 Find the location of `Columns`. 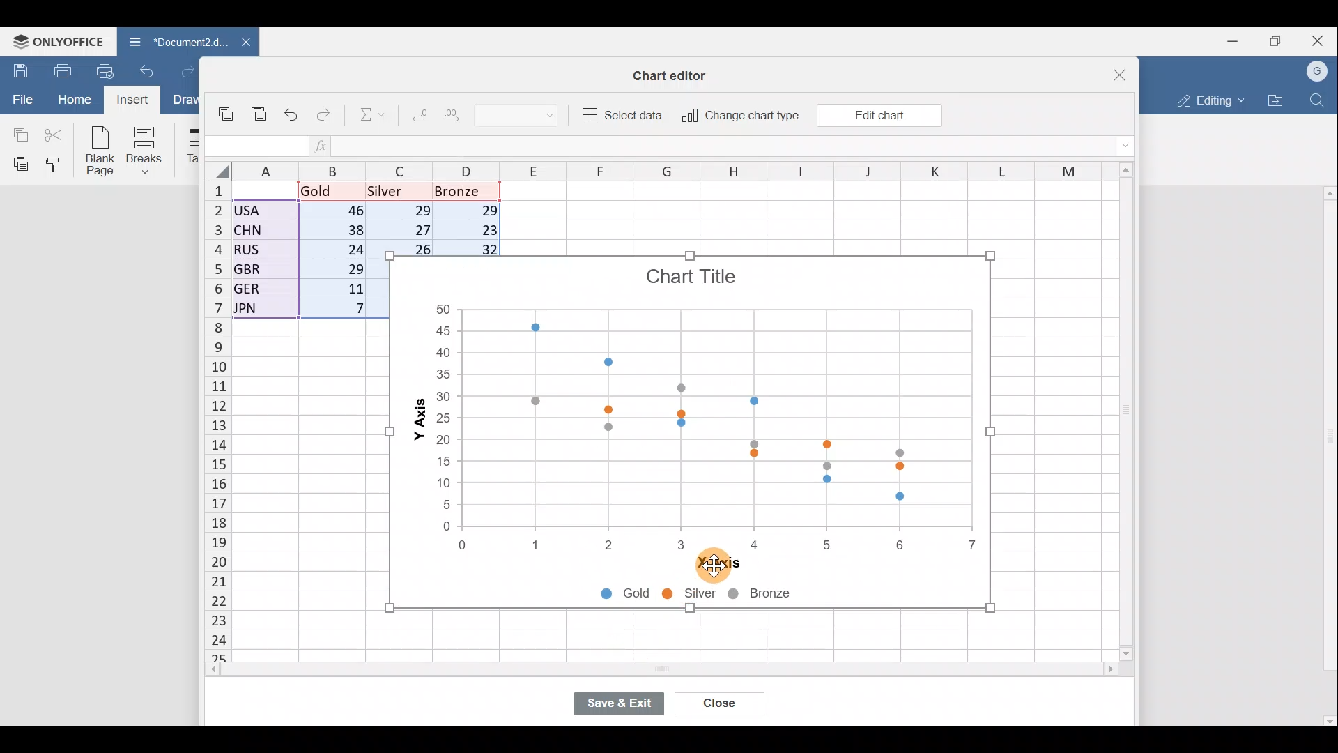

Columns is located at coordinates (670, 171).